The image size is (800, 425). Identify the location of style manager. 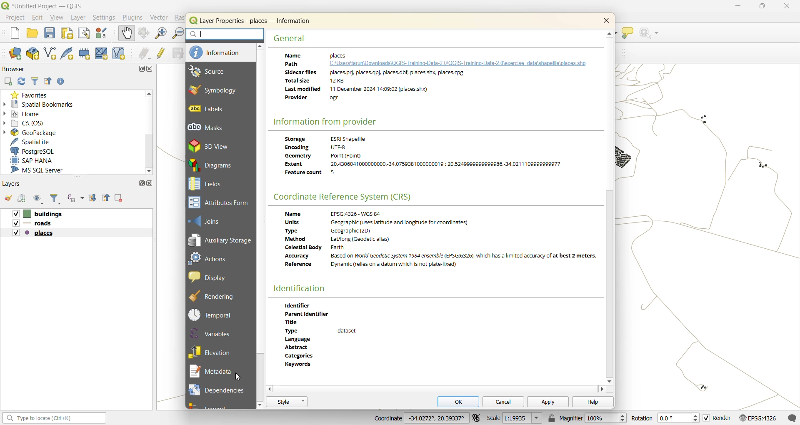
(103, 34).